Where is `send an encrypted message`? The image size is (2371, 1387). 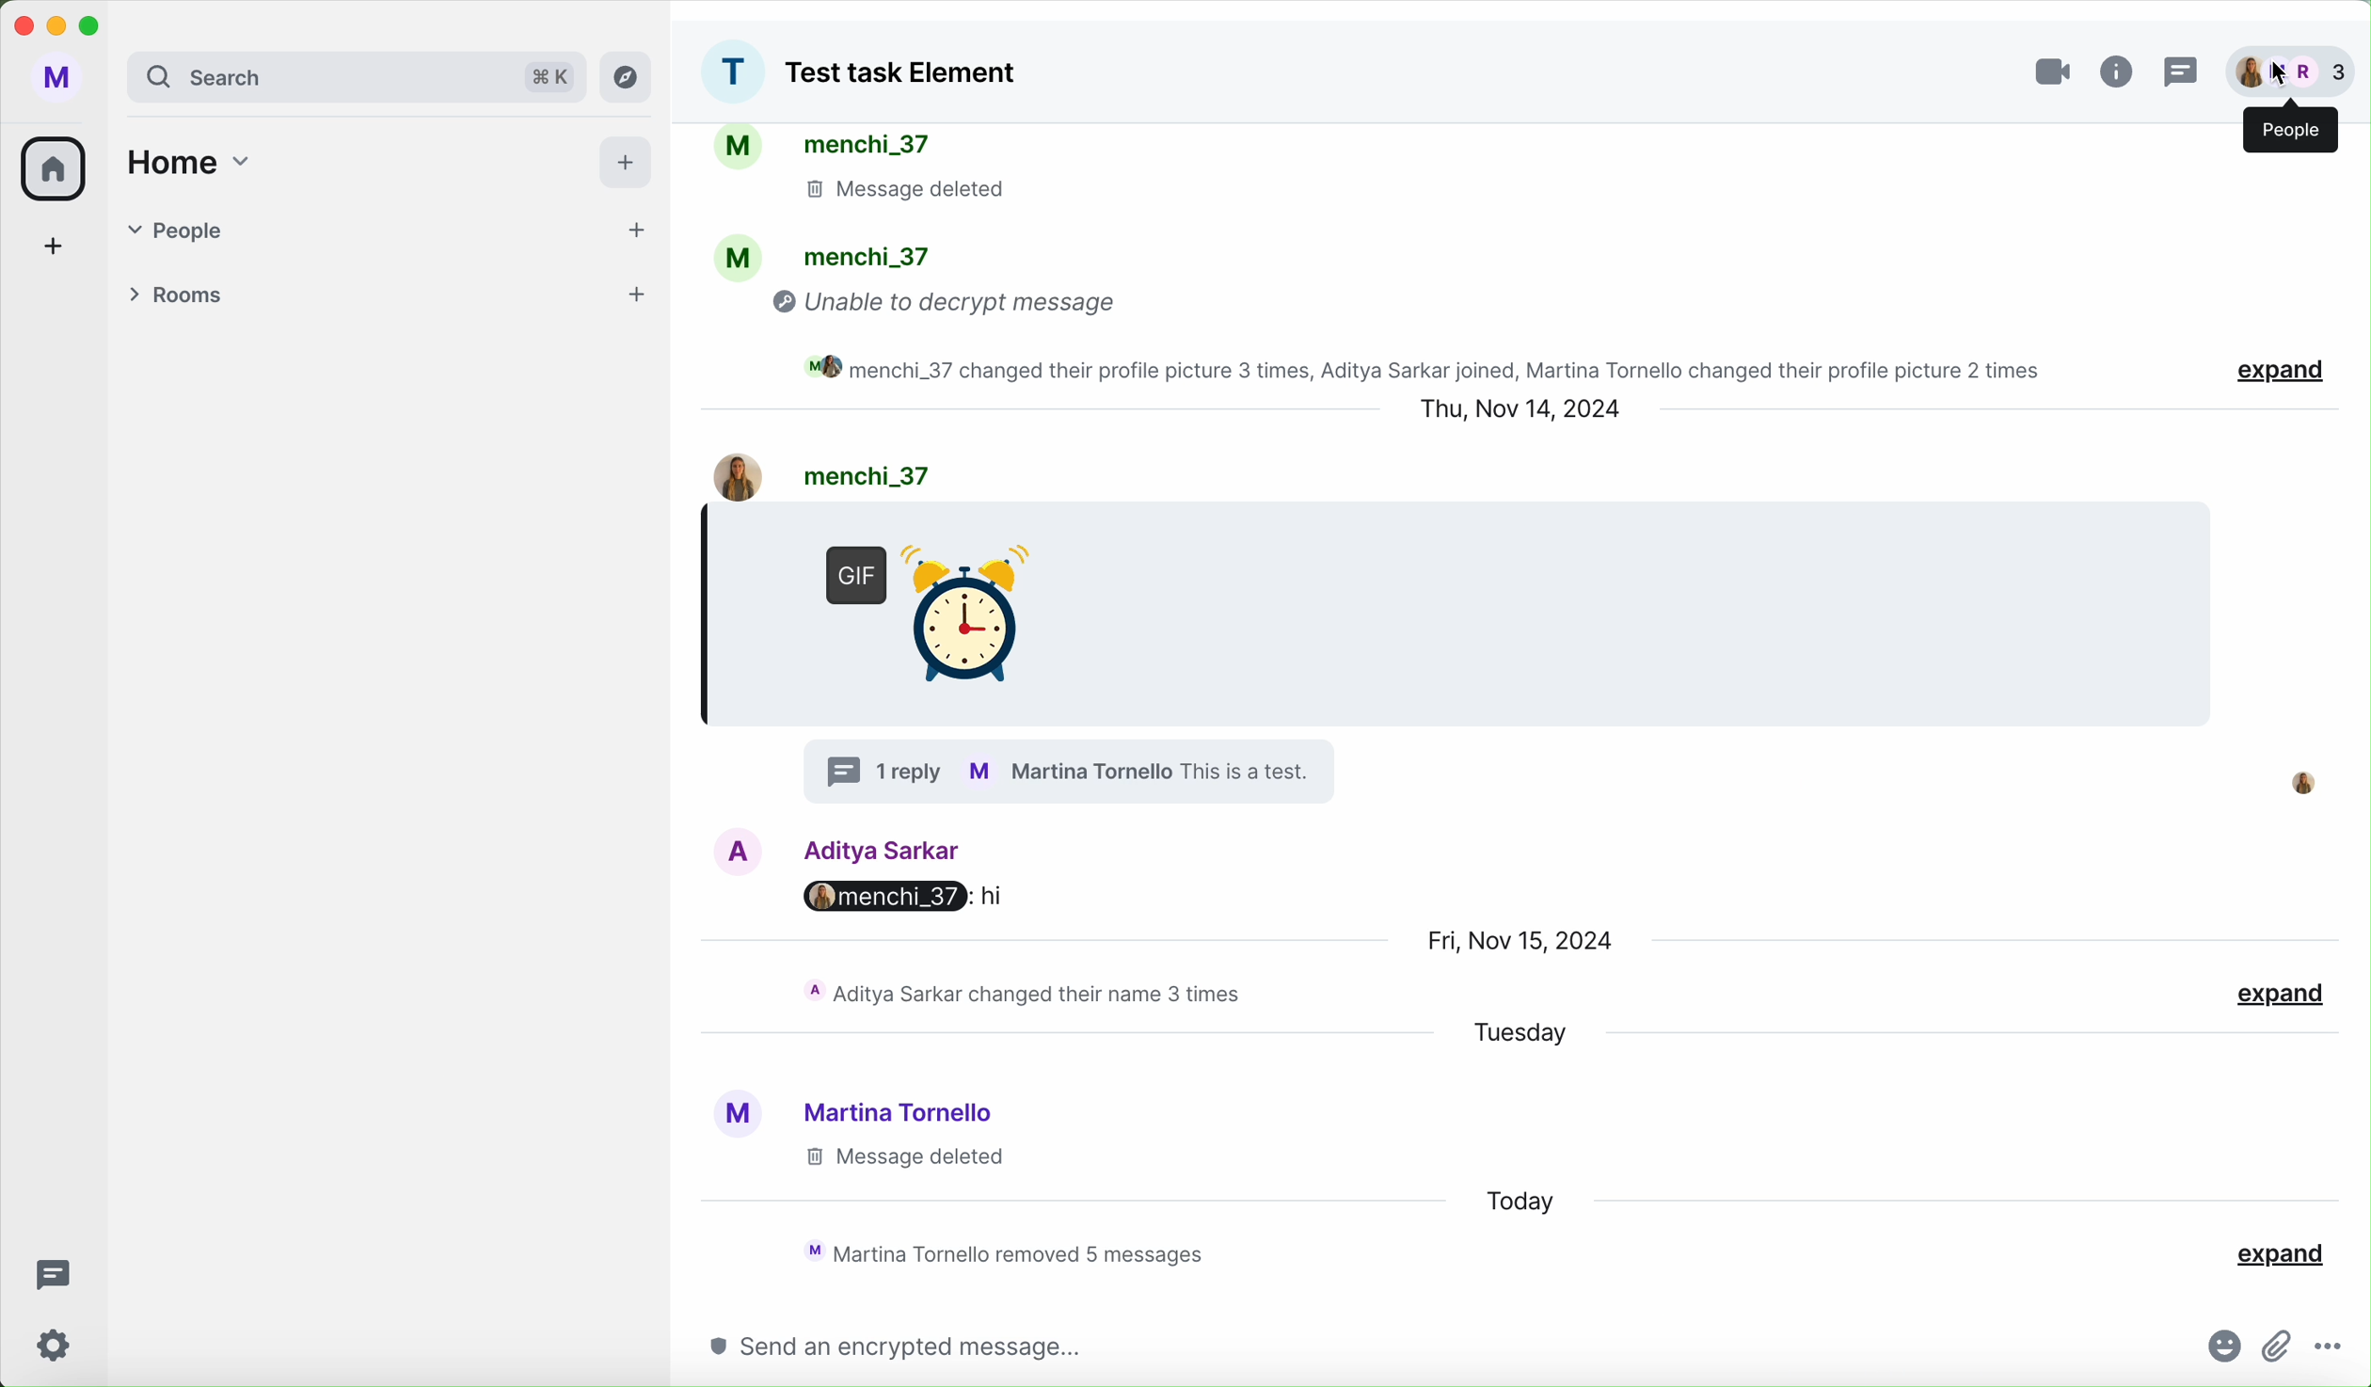
send an encrypted message is located at coordinates (882, 1347).